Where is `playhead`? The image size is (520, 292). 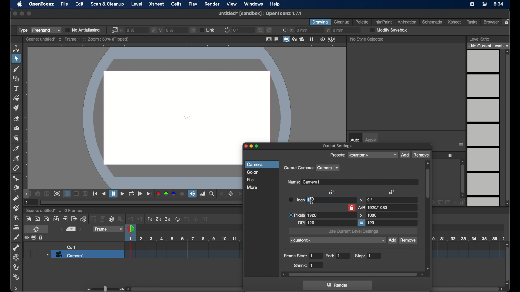 playhead is located at coordinates (131, 228).